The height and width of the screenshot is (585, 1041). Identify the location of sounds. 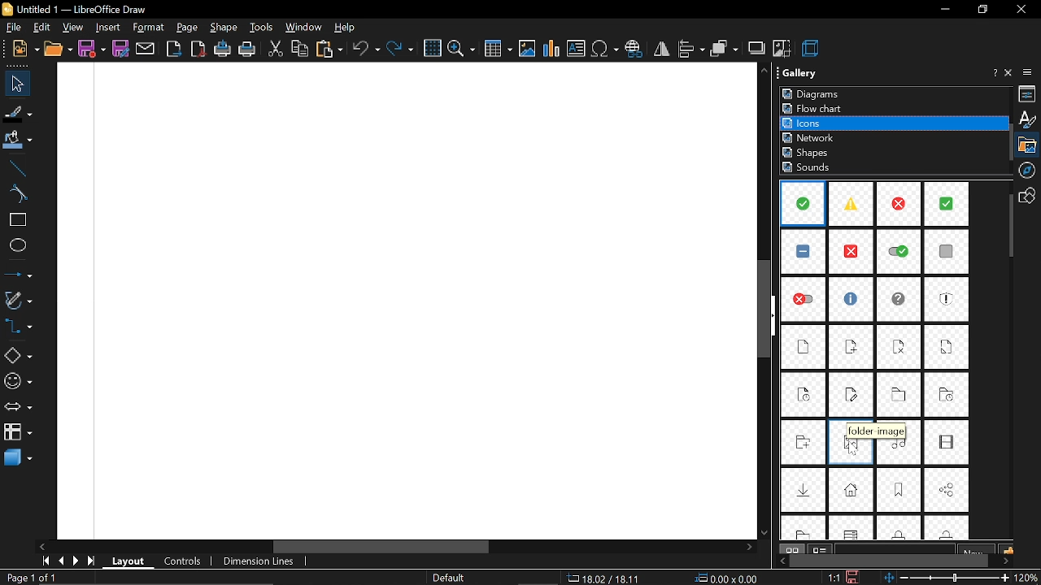
(808, 168).